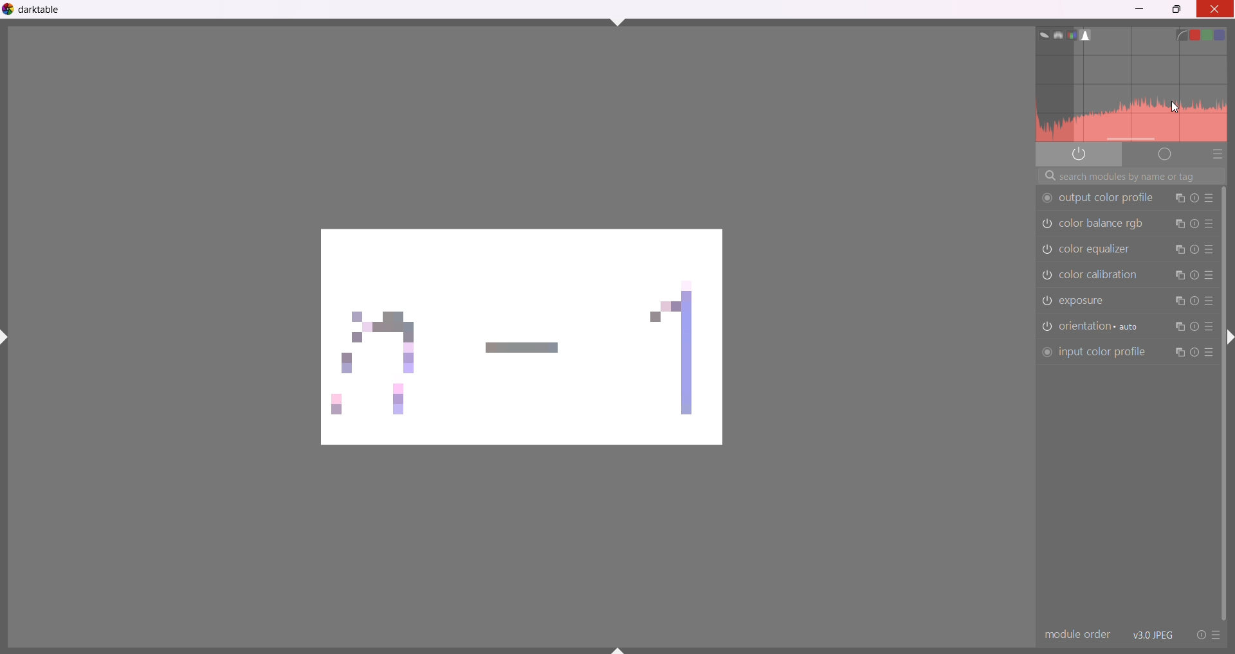 The width and height of the screenshot is (1235, 654). Describe the element at coordinates (1046, 226) in the screenshot. I see `color balance rgb switched off` at that location.